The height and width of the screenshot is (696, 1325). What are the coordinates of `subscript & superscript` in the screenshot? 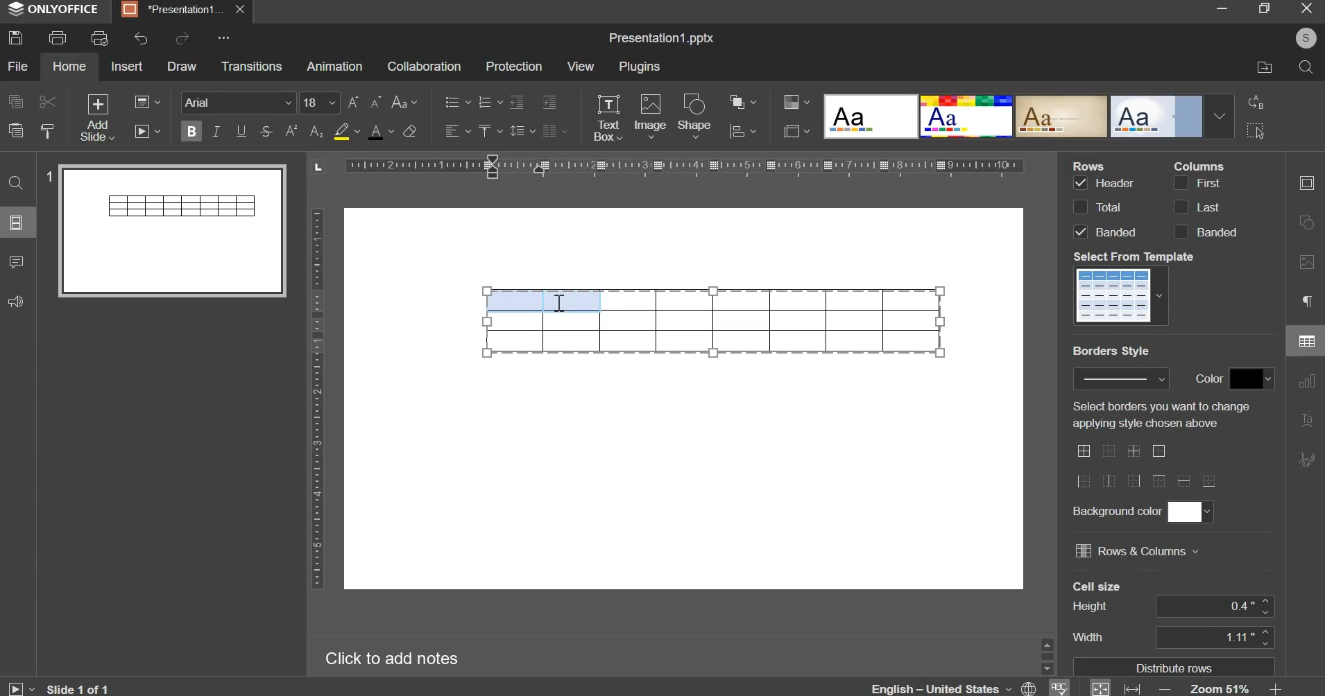 It's located at (304, 130).